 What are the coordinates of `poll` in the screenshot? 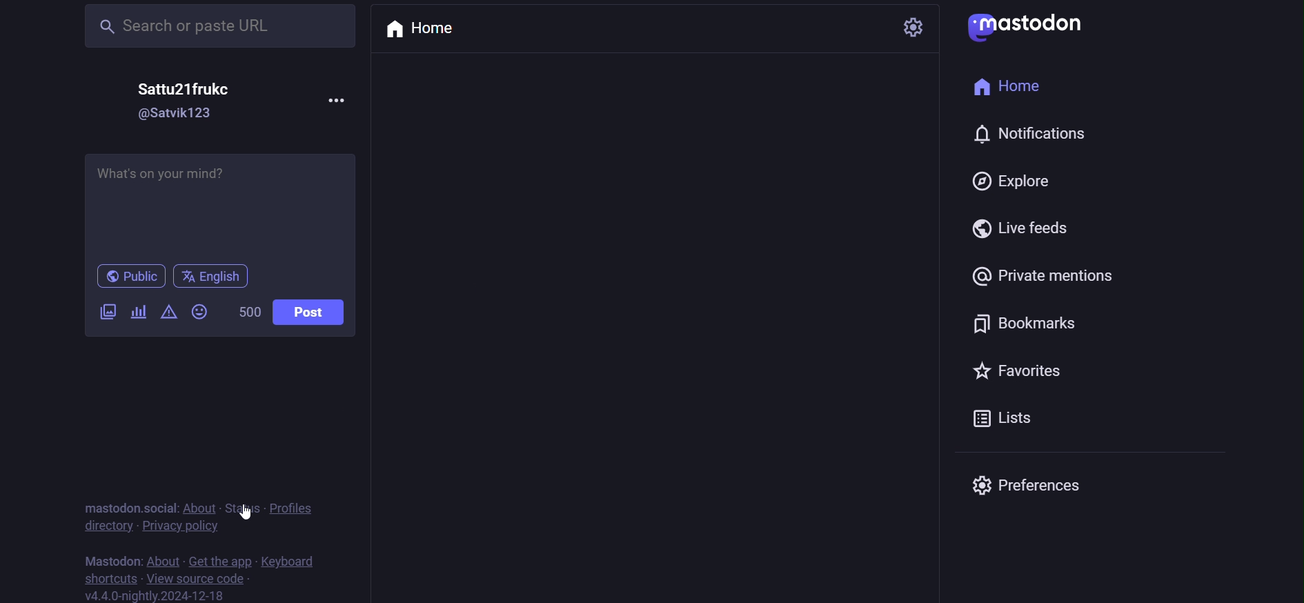 It's located at (139, 312).